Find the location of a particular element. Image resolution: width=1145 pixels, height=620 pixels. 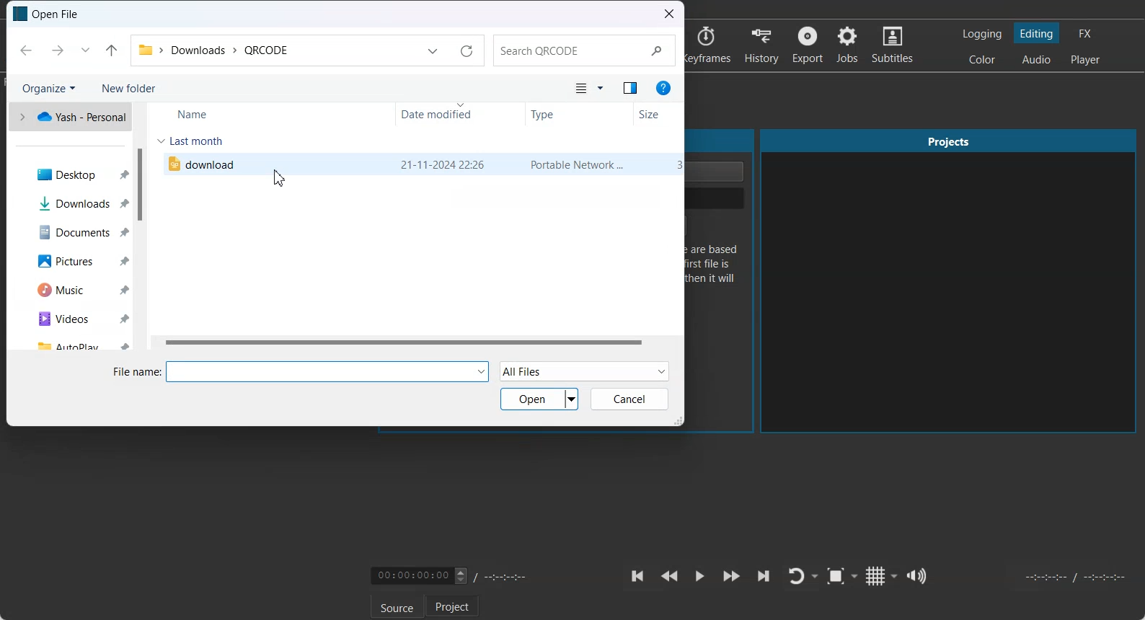

Project is located at coordinates (454, 606).